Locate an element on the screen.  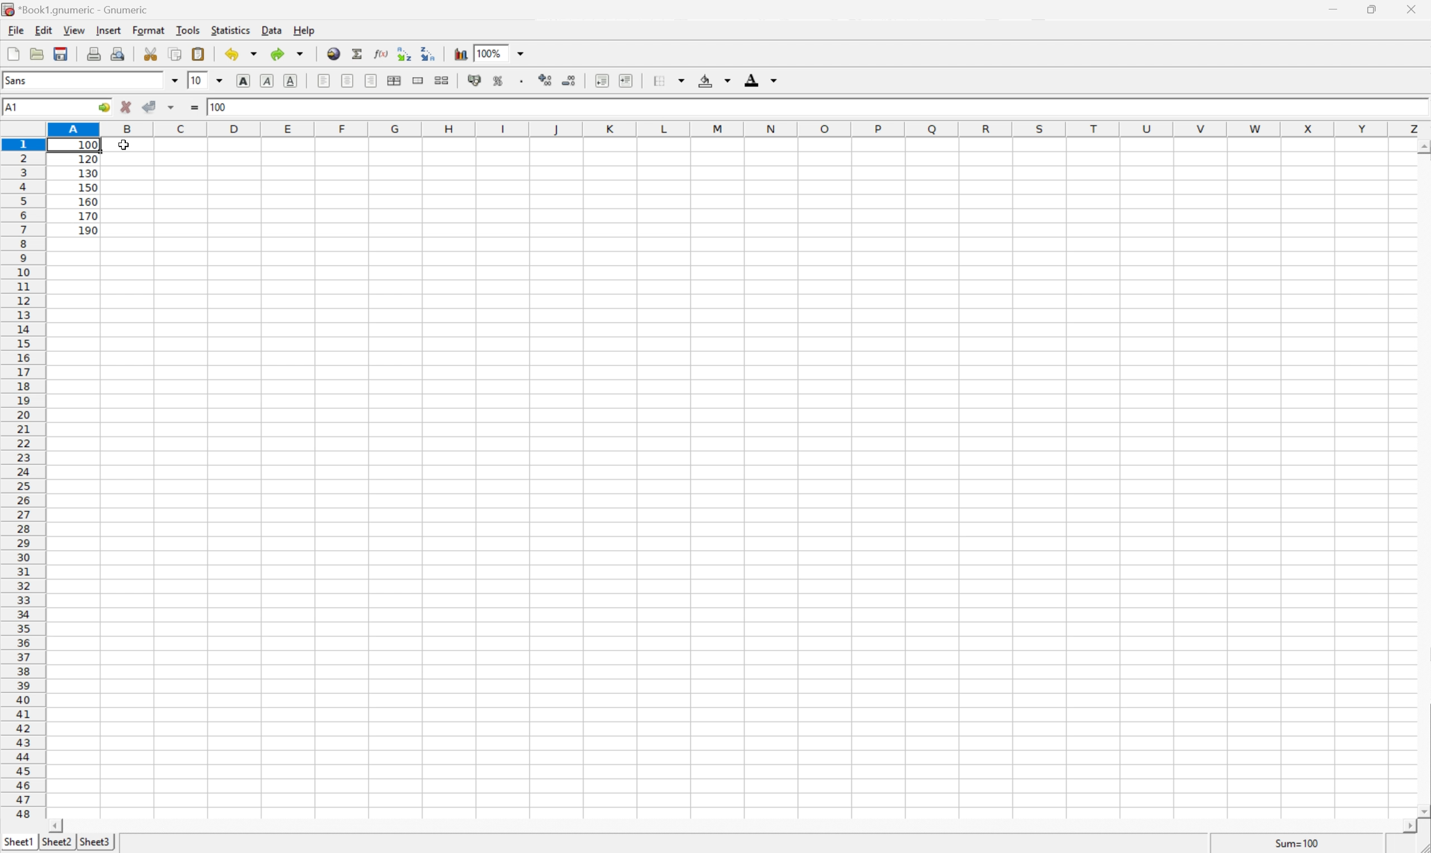
Split the ranges of merged cells is located at coordinates (442, 80).